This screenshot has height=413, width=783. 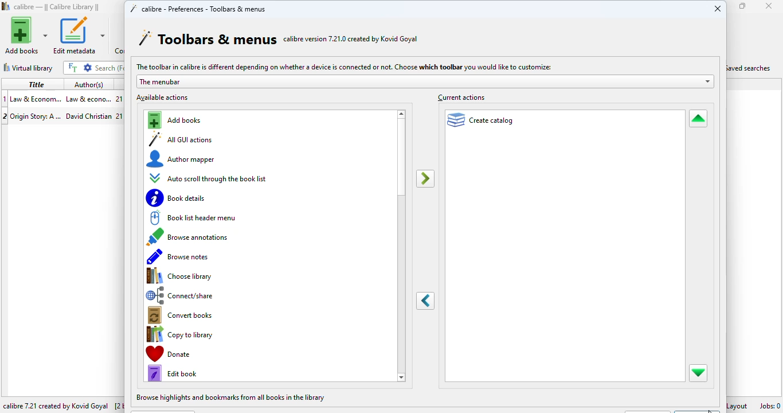 I want to click on convert books, so click(x=183, y=316).